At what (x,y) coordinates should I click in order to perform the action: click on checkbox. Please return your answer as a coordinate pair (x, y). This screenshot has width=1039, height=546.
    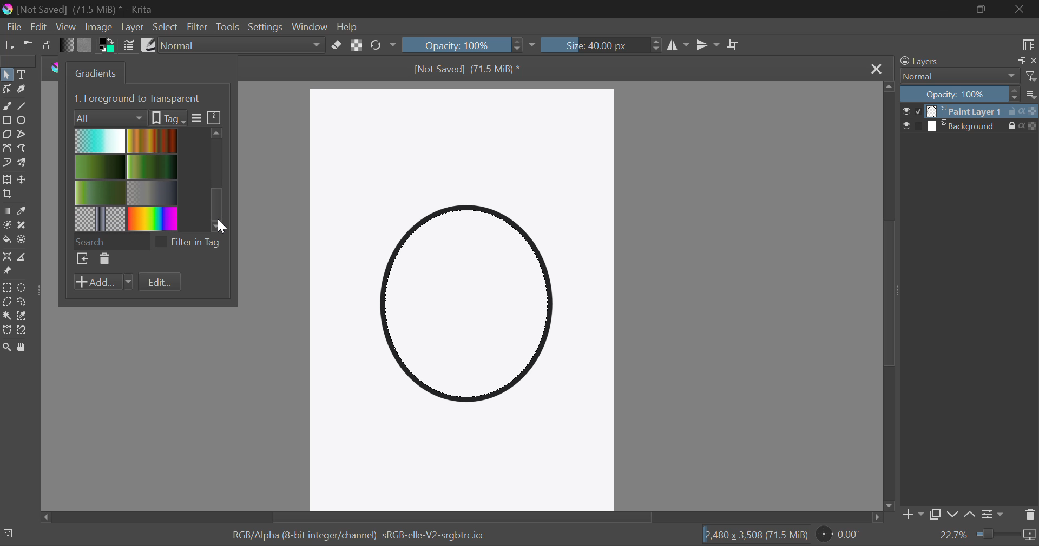
    Looking at the image, I should click on (913, 125).